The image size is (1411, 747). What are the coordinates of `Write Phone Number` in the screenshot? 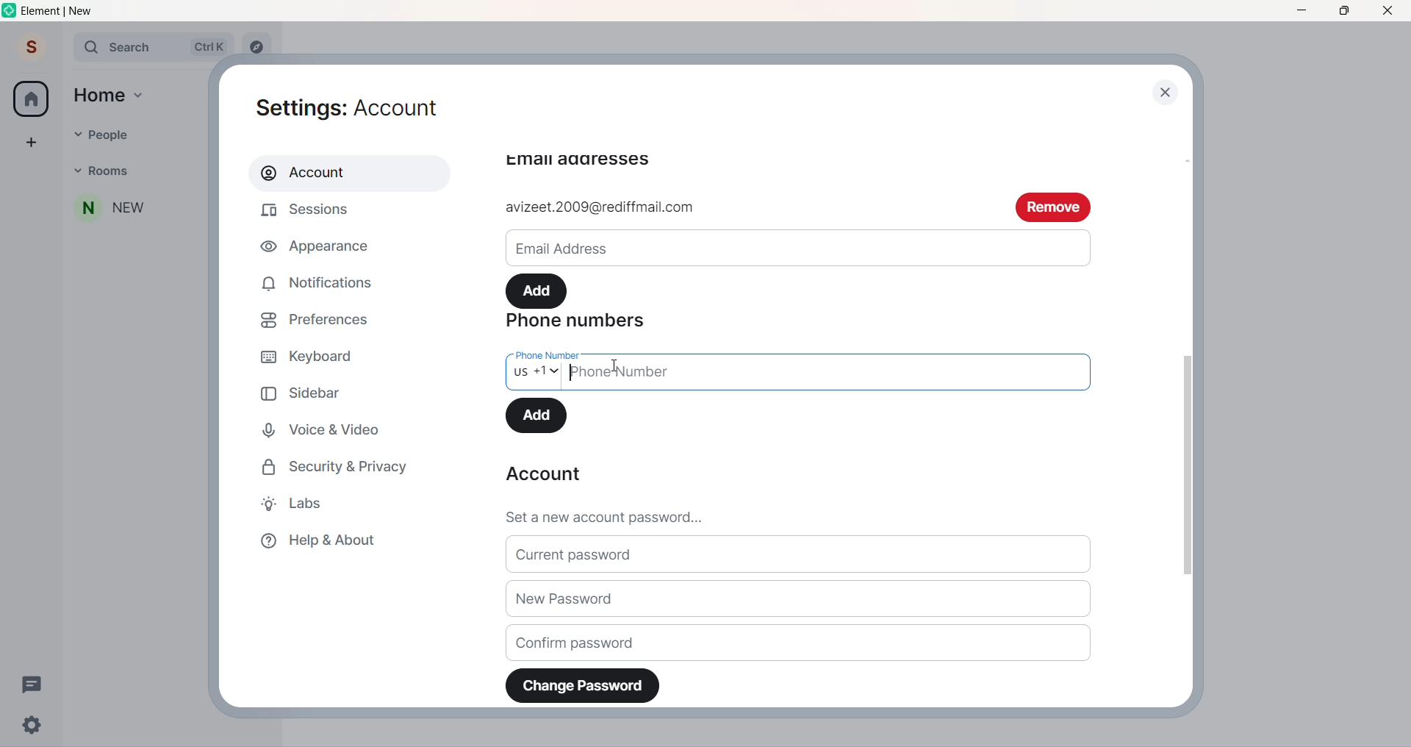 It's located at (837, 372).